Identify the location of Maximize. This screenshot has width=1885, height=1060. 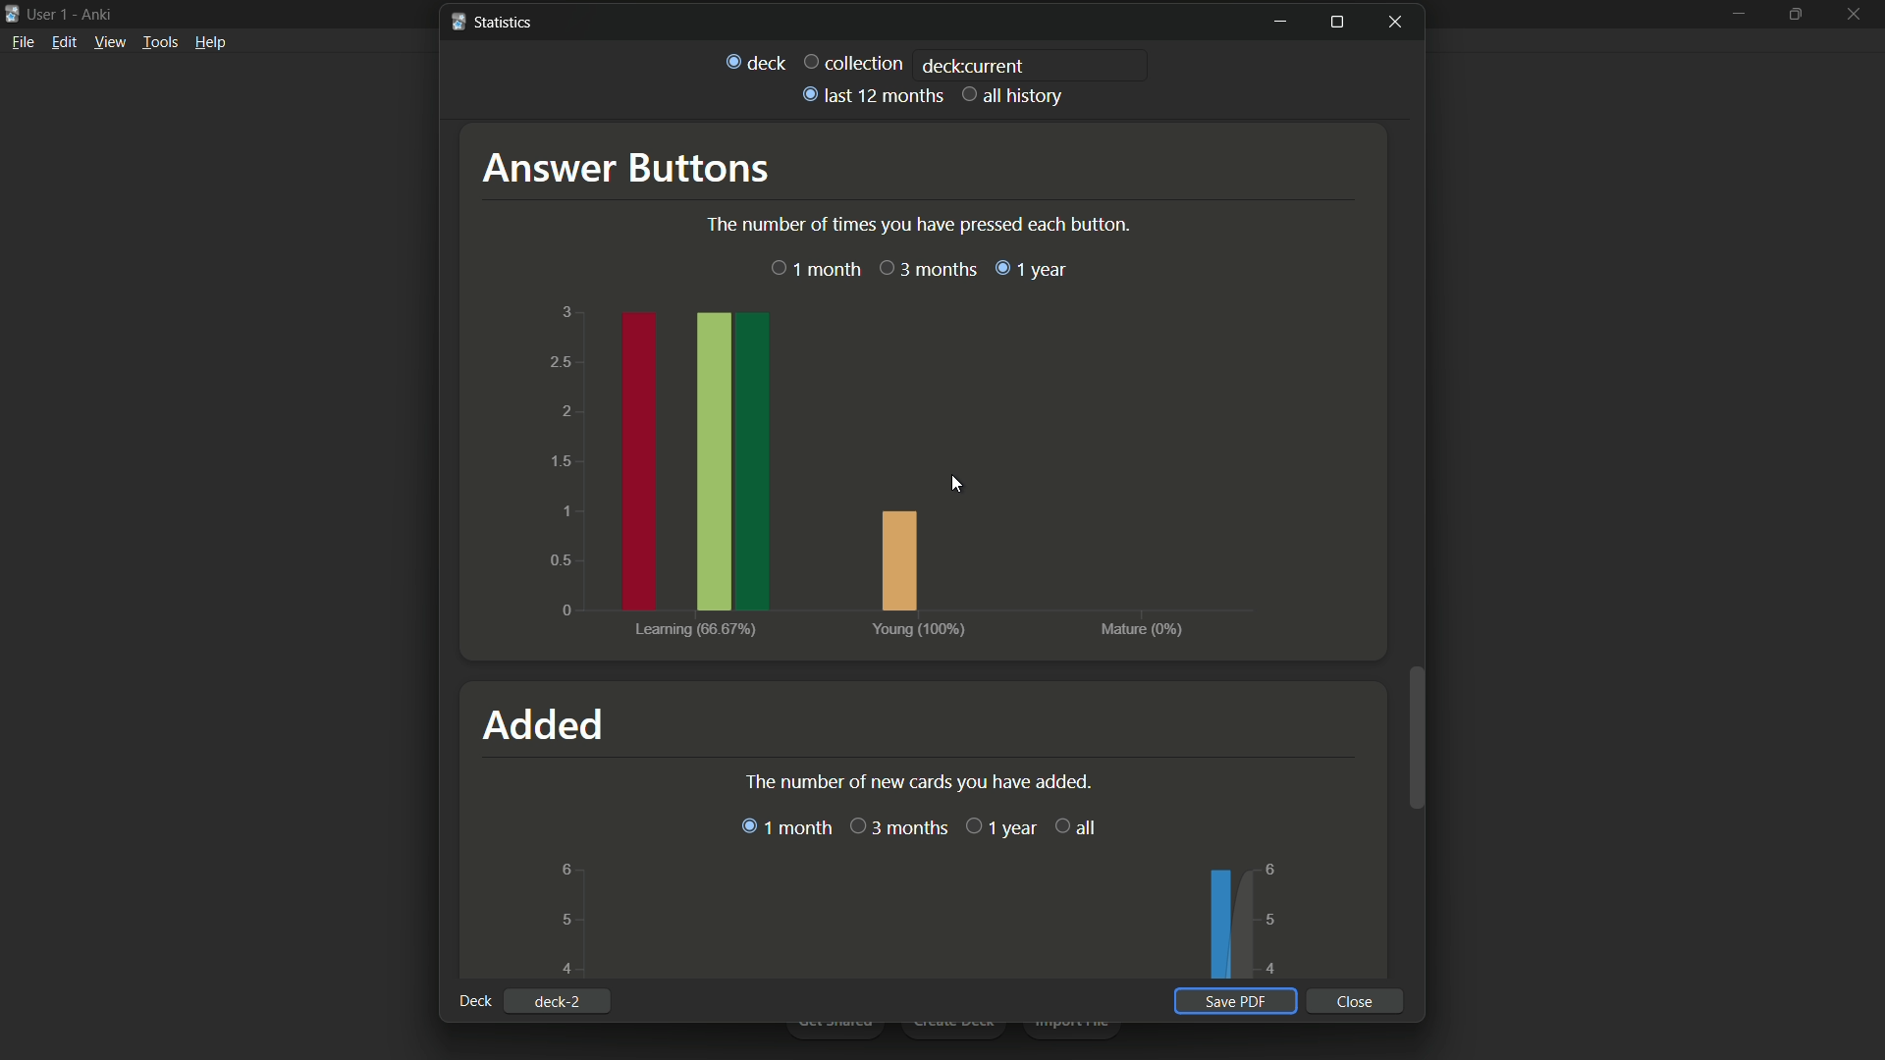
(1799, 25).